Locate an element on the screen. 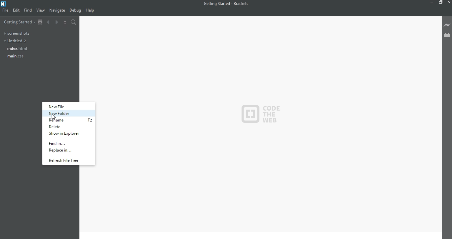 This screenshot has height=239, width=452. live preview is located at coordinates (446, 24).